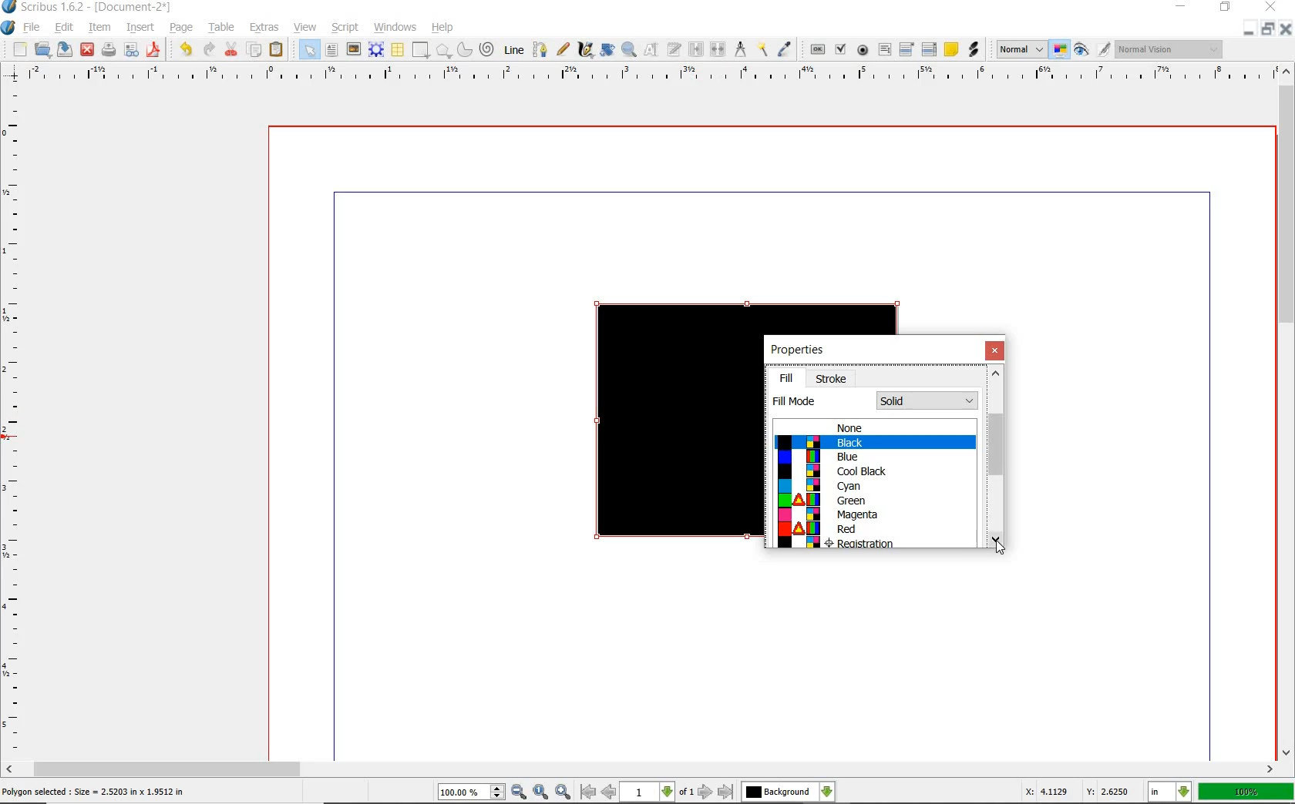 The width and height of the screenshot is (1295, 804). What do you see at coordinates (230, 51) in the screenshot?
I see `cut` at bounding box center [230, 51].